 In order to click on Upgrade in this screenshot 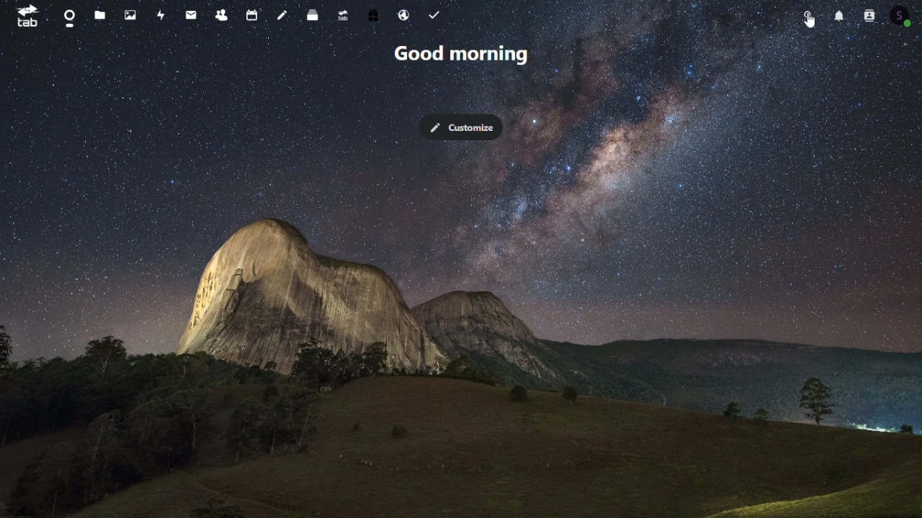, I will do `click(341, 11)`.